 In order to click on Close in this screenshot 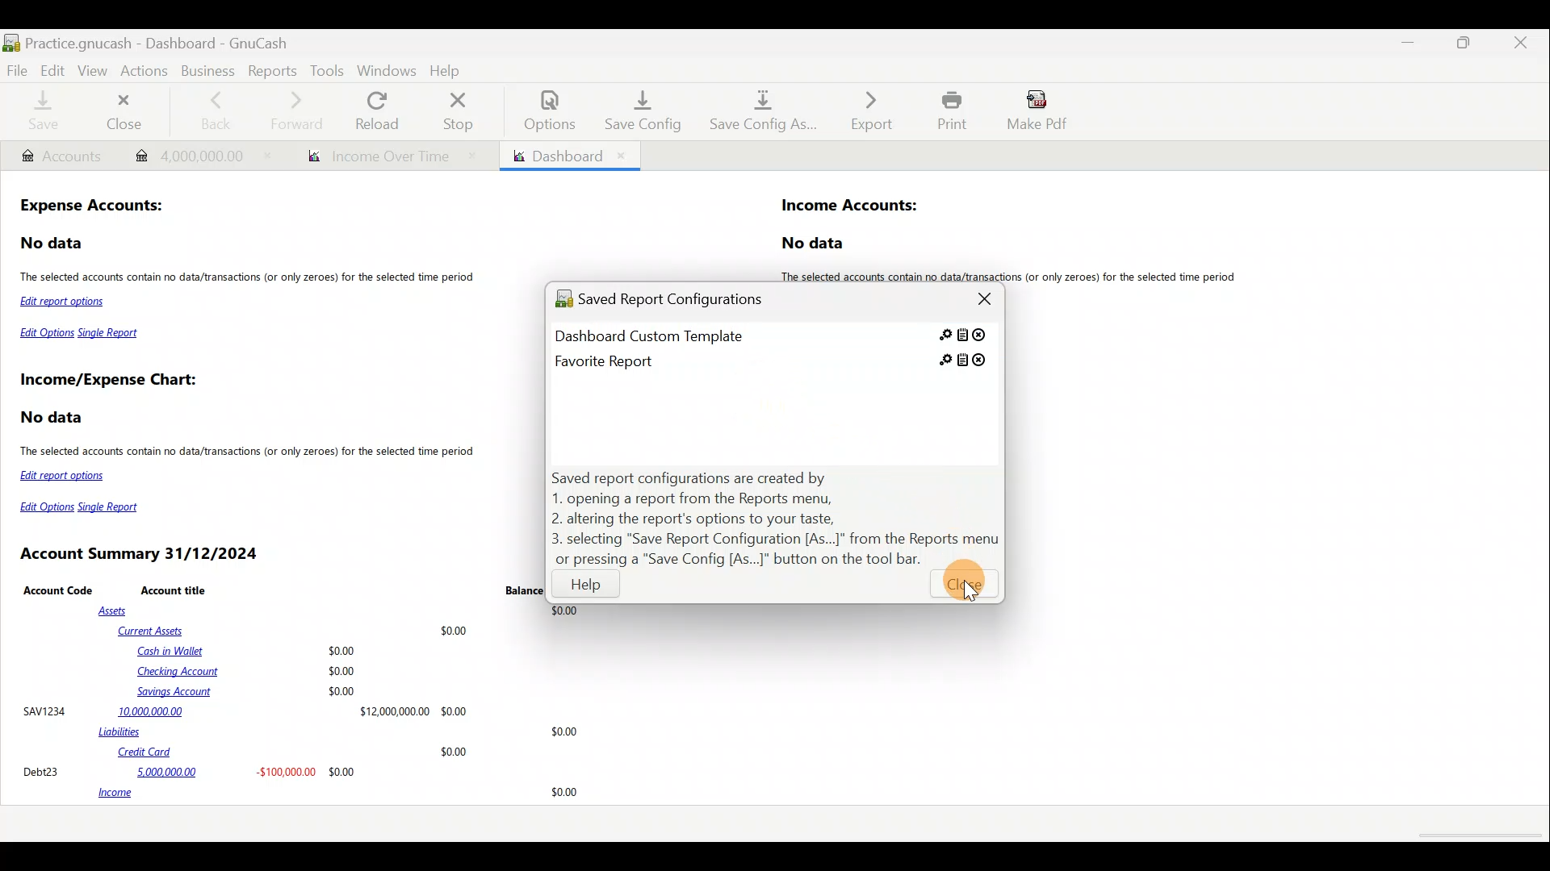, I will do `click(987, 298)`.